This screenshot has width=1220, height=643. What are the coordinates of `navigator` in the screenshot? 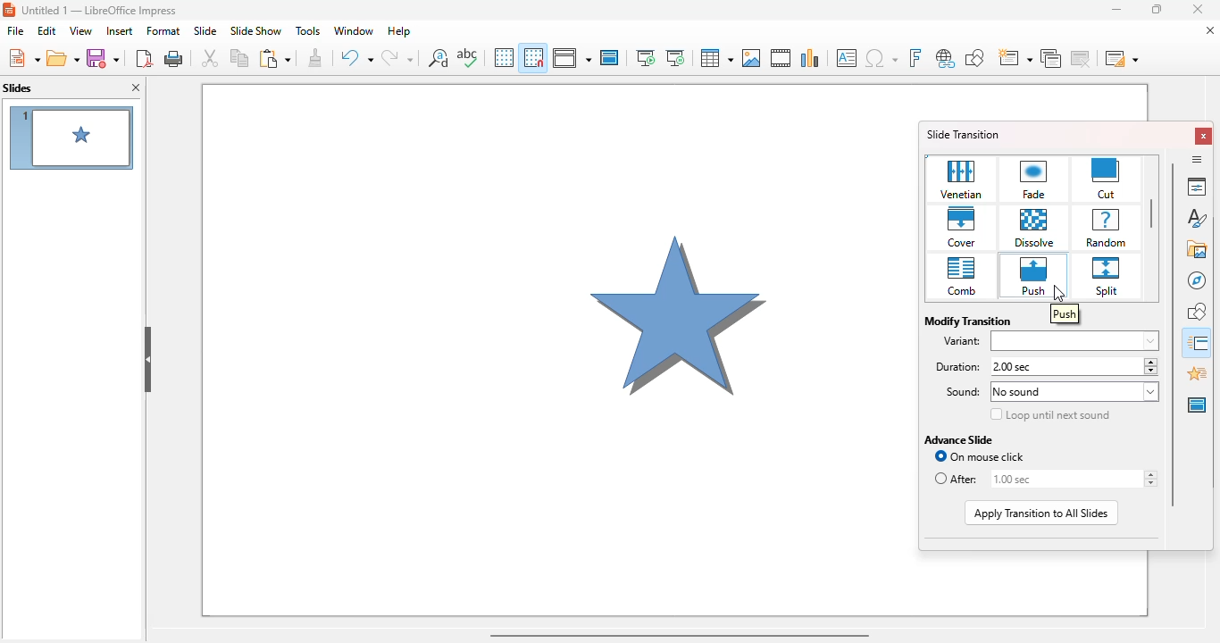 It's located at (1197, 280).